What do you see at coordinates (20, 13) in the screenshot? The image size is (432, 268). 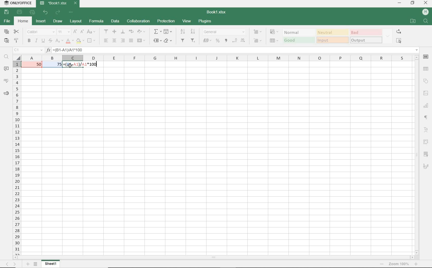 I see `print` at bounding box center [20, 13].